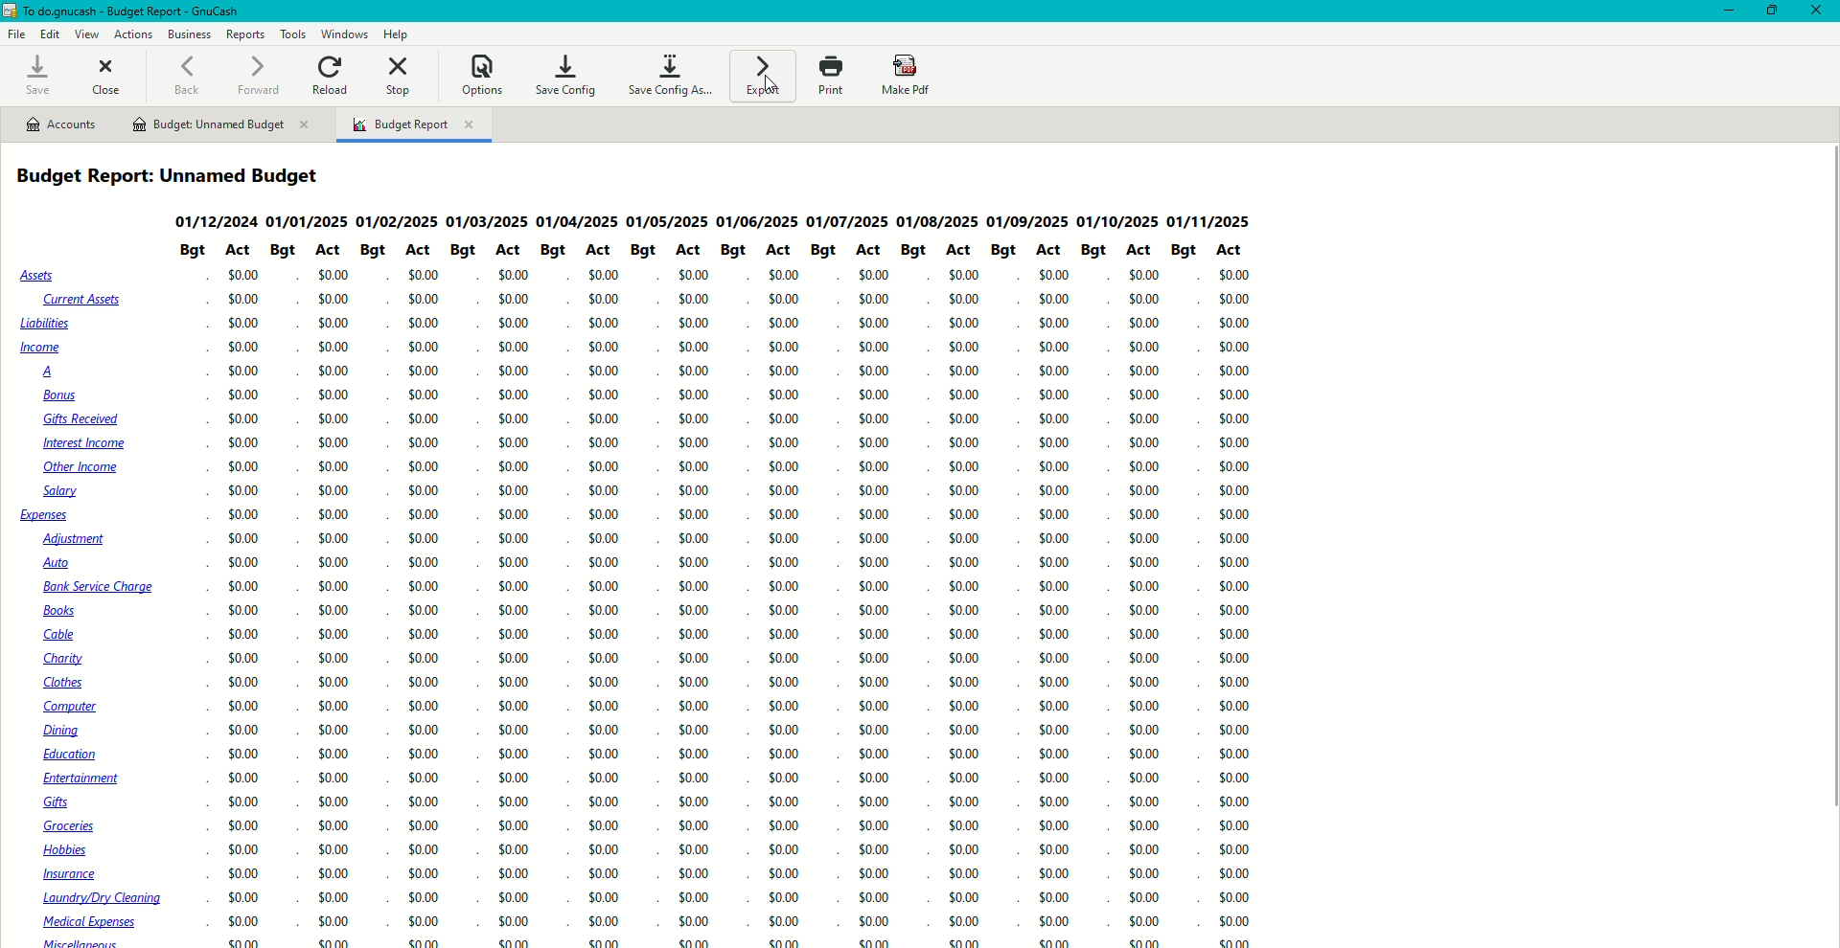 The image size is (1840, 948). I want to click on $0.00, so click(697, 564).